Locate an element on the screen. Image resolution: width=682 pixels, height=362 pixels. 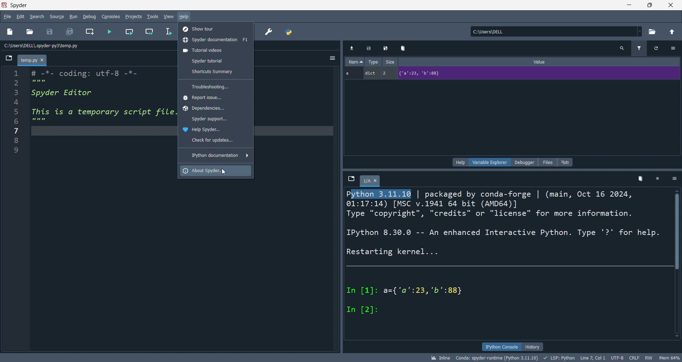
open file is located at coordinates (29, 32).